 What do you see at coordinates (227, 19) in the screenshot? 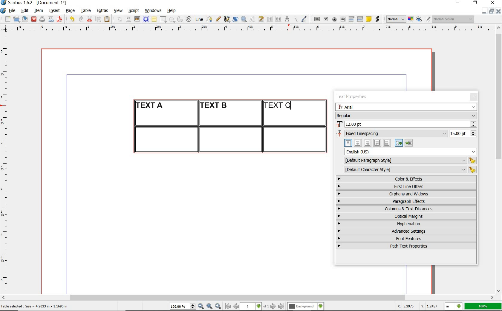
I see `calligraphic line` at bounding box center [227, 19].